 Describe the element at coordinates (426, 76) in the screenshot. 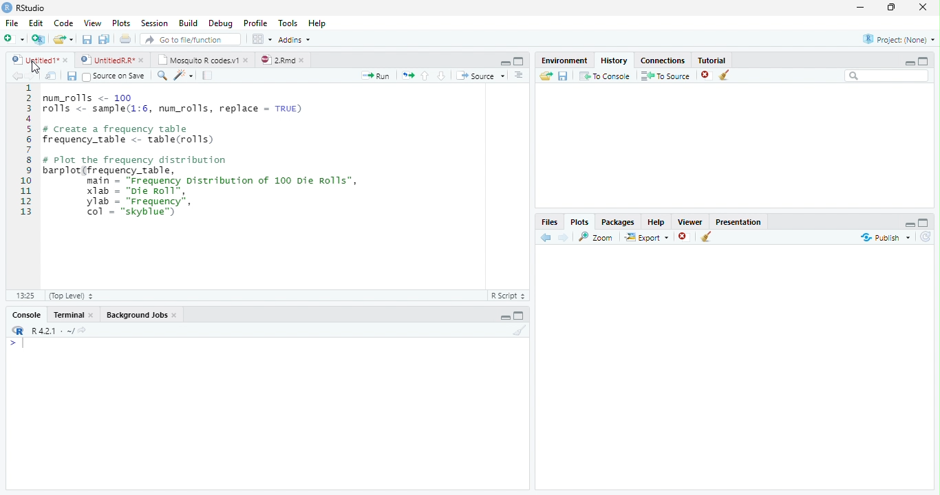

I see `Go to previous section of code` at that location.